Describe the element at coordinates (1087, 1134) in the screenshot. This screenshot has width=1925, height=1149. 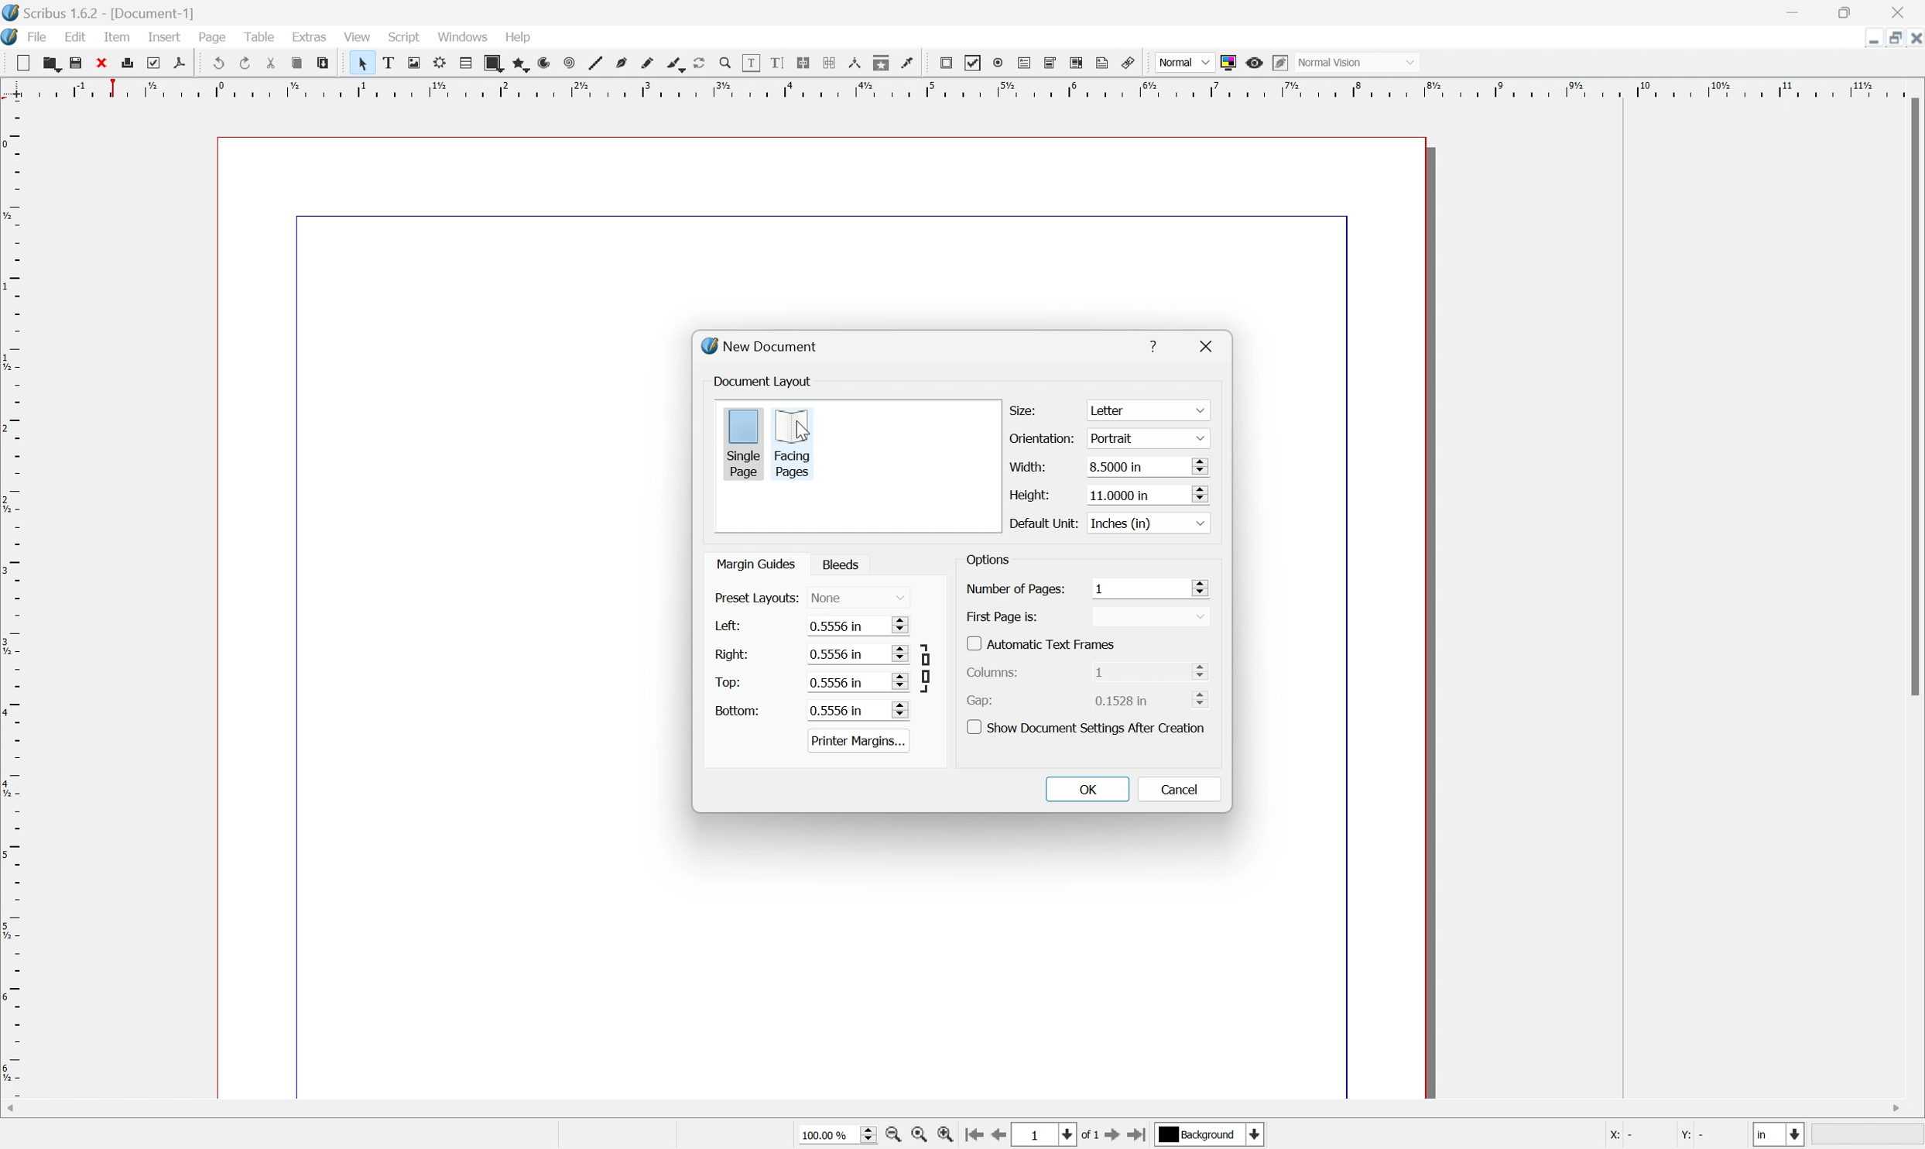
I see `of 1` at that location.